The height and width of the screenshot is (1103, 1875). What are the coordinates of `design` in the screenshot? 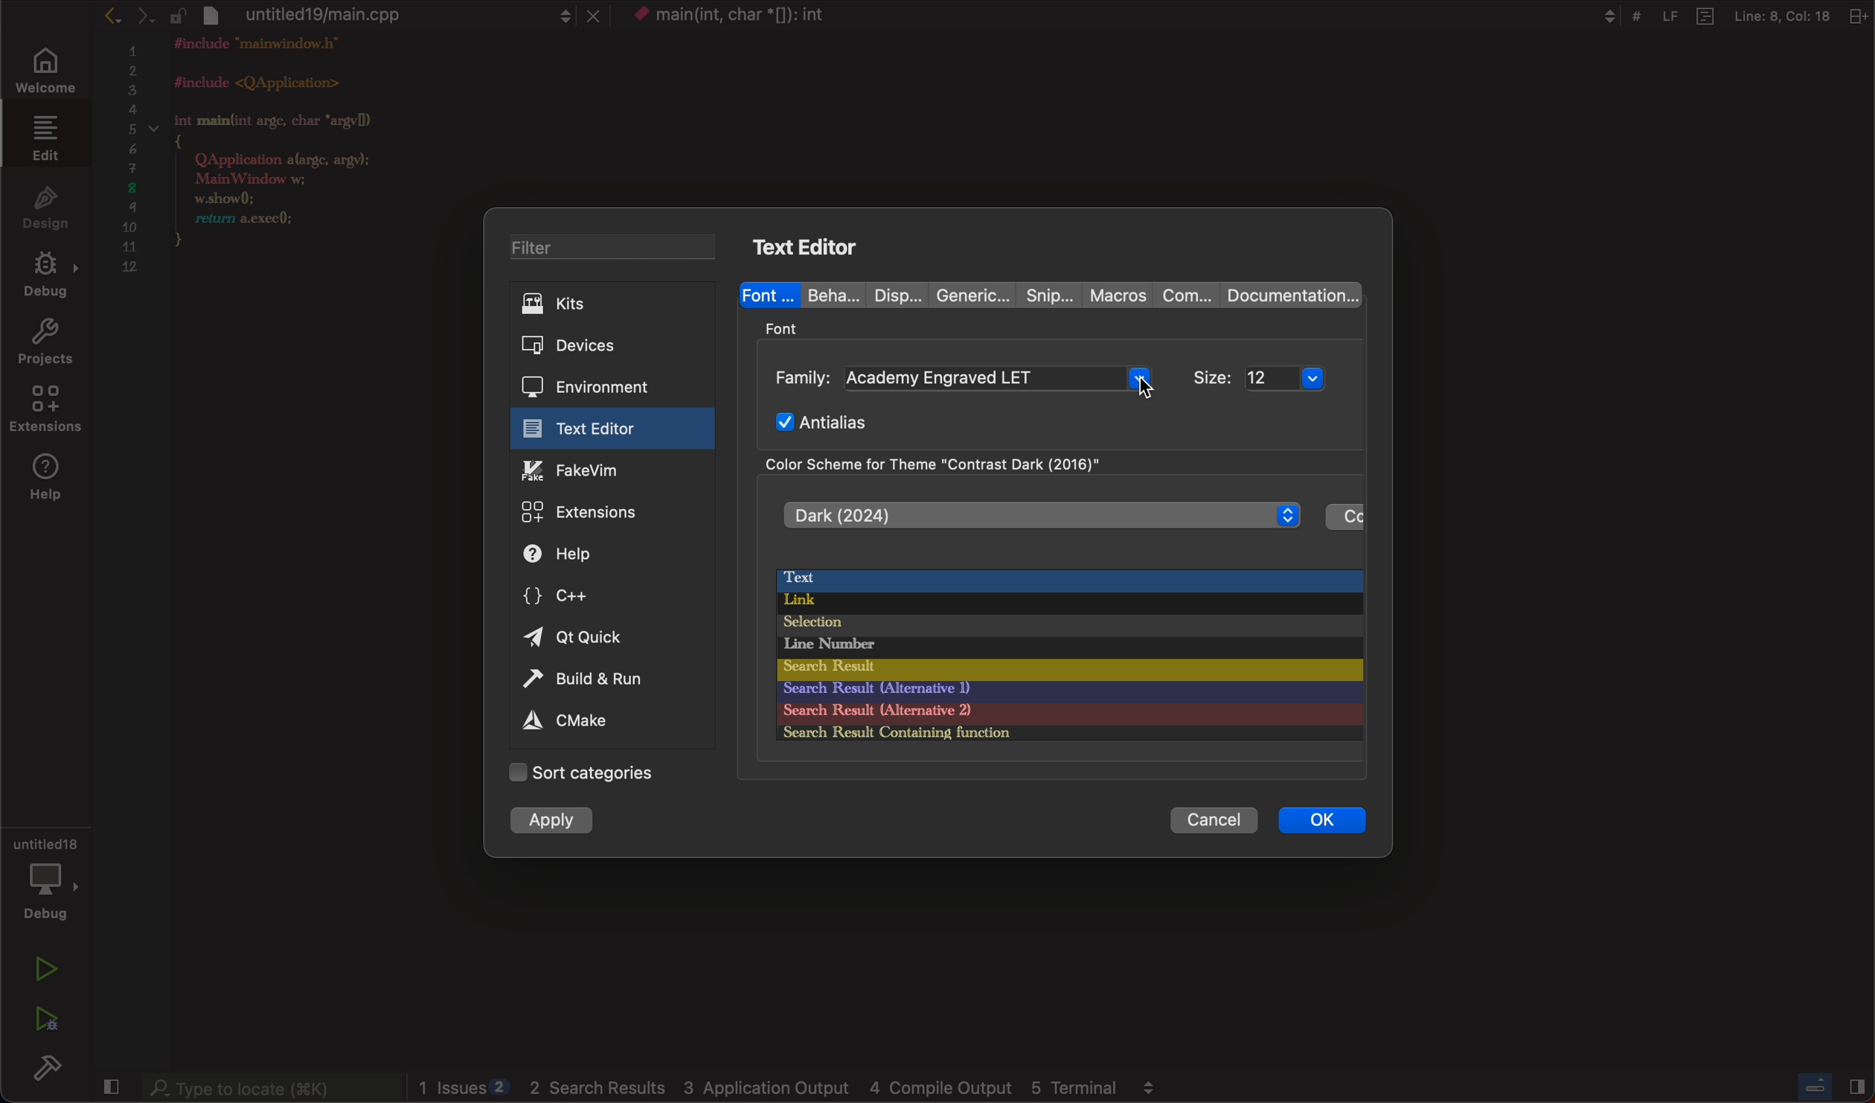 It's located at (42, 210).